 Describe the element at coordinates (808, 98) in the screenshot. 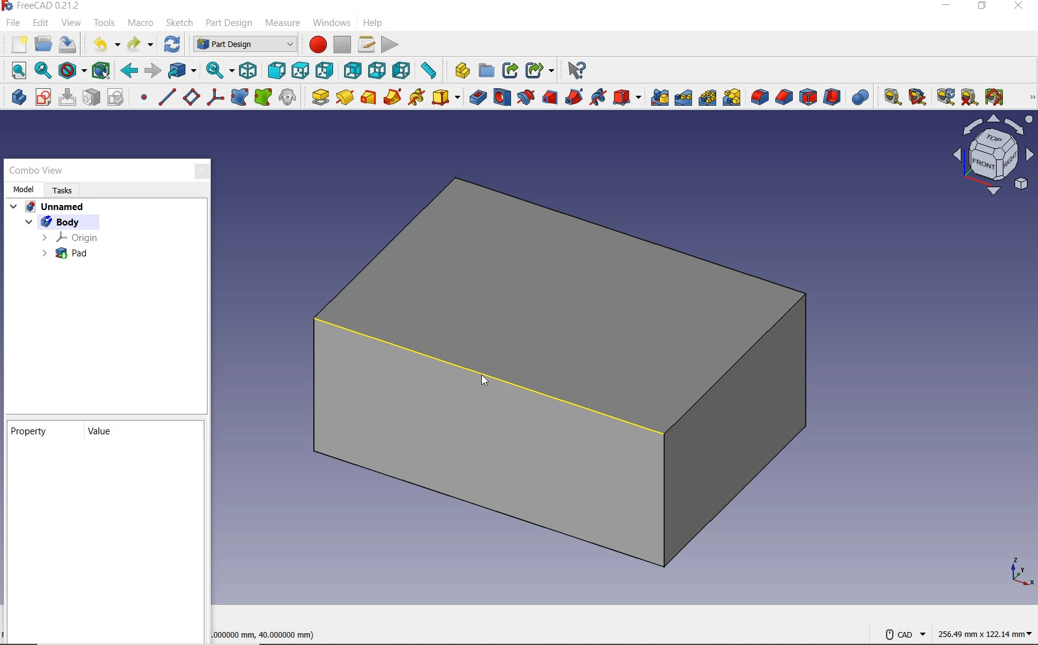

I see `draft` at that location.